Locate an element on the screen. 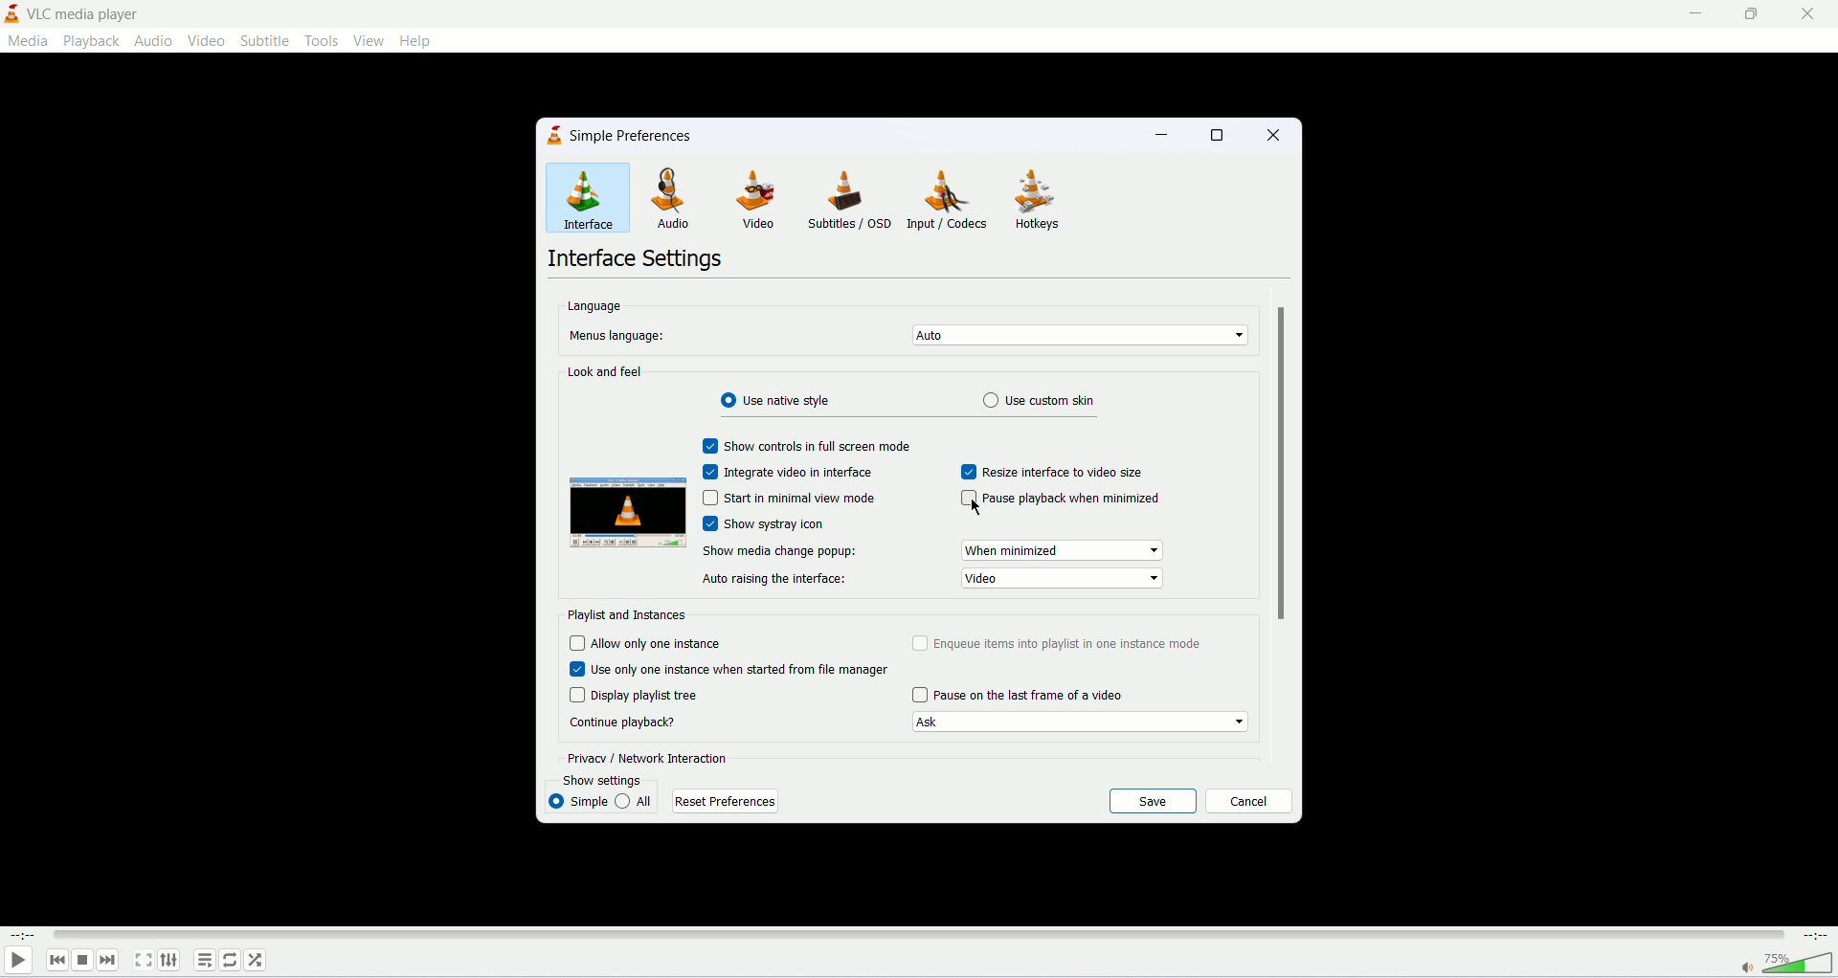 The image size is (1838, 978). enqueue items into playlist in one instance is located at coordinates (1072, 645).